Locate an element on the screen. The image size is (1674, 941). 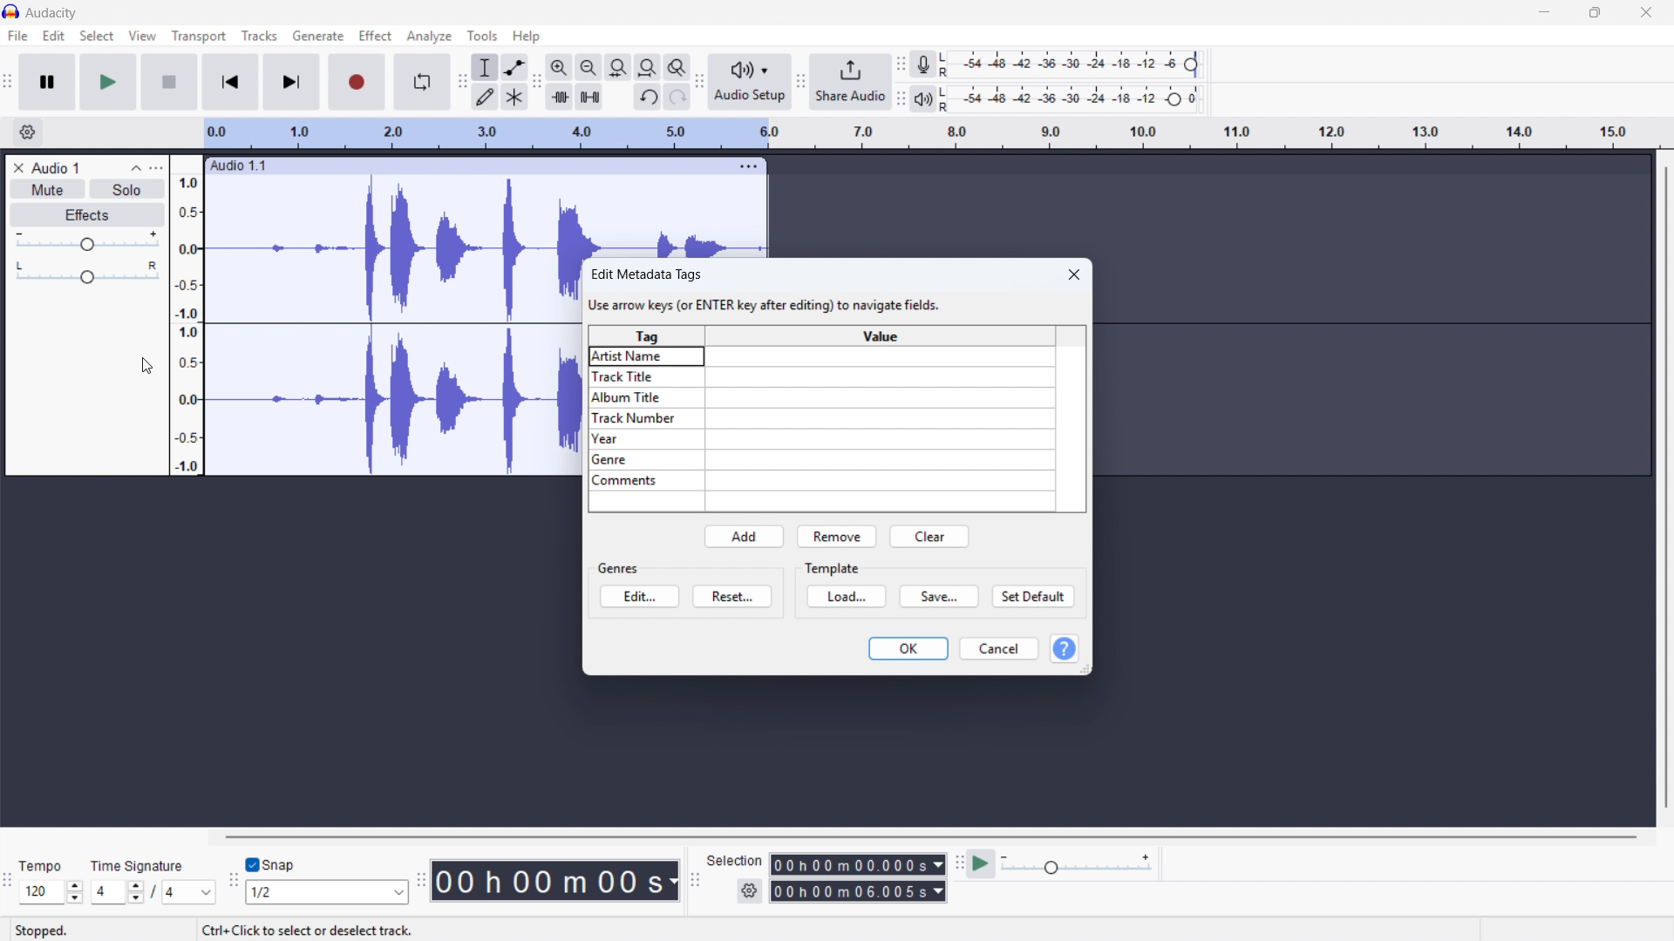
click to move is located at coordinates (470, 166).